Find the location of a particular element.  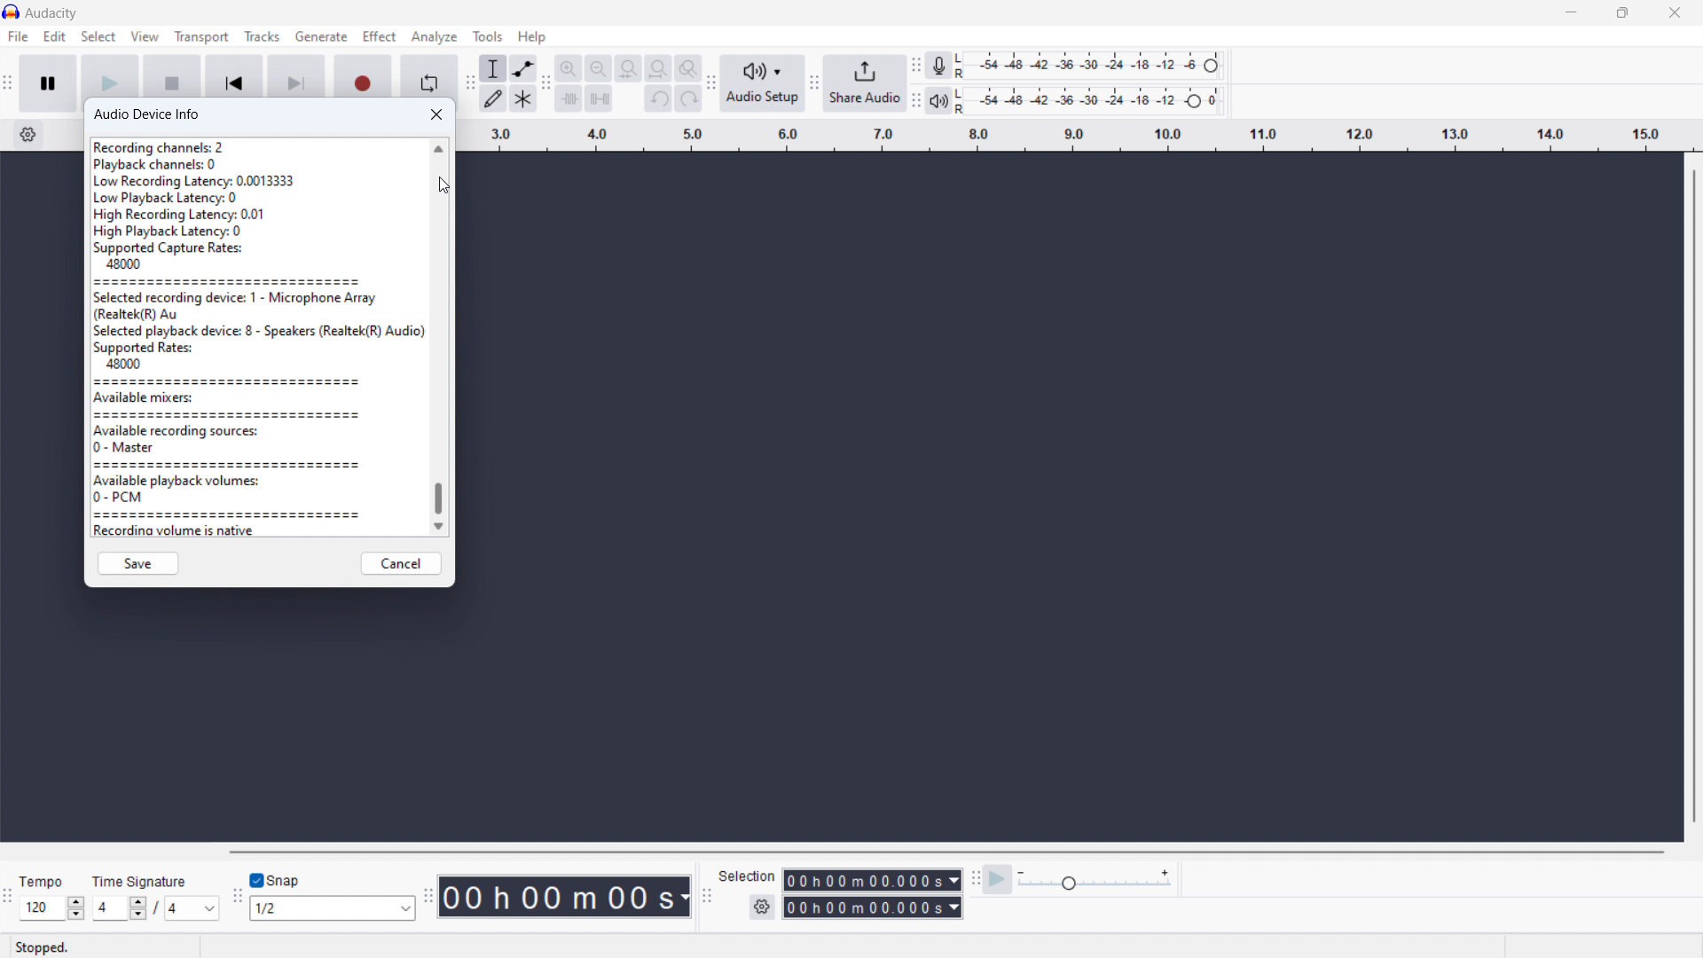

end time is located at coordinates (872, 907).